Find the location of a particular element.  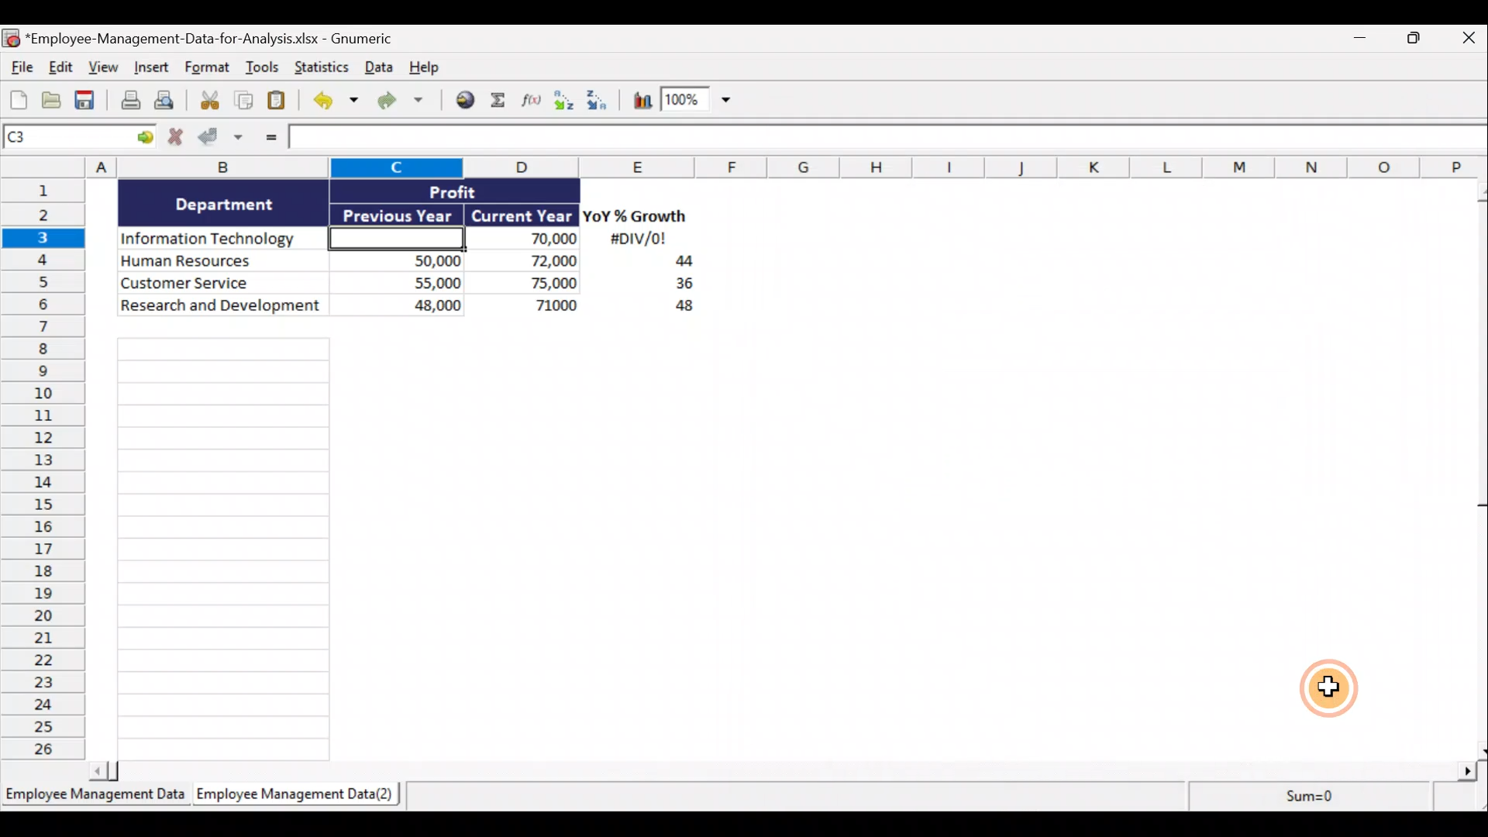

Zoom is located at coordinates (700, 103).